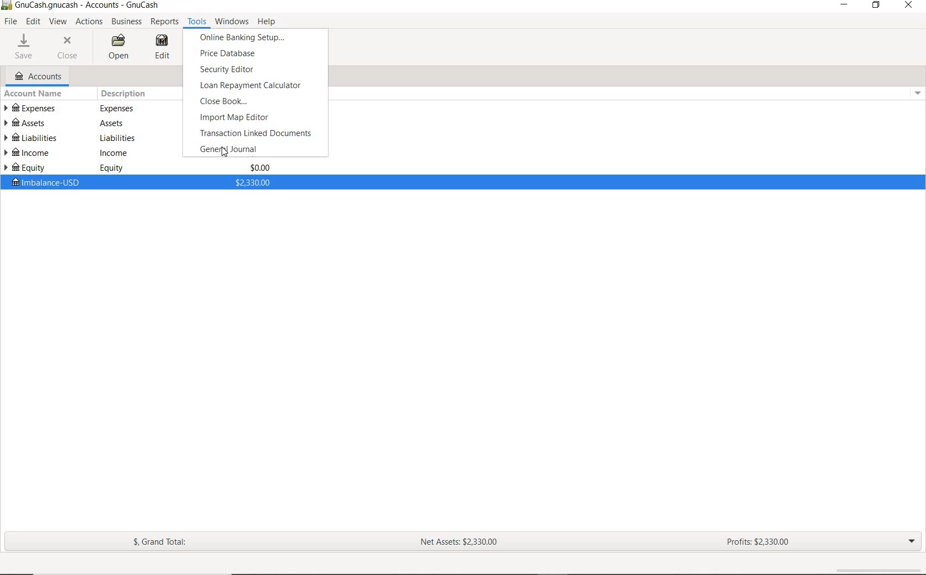 This screenshot has width=926, height=575. What do you see at coordinates (196, 22) in the screenshot?
I see `TOOLS` at bounding box center [196, 22].